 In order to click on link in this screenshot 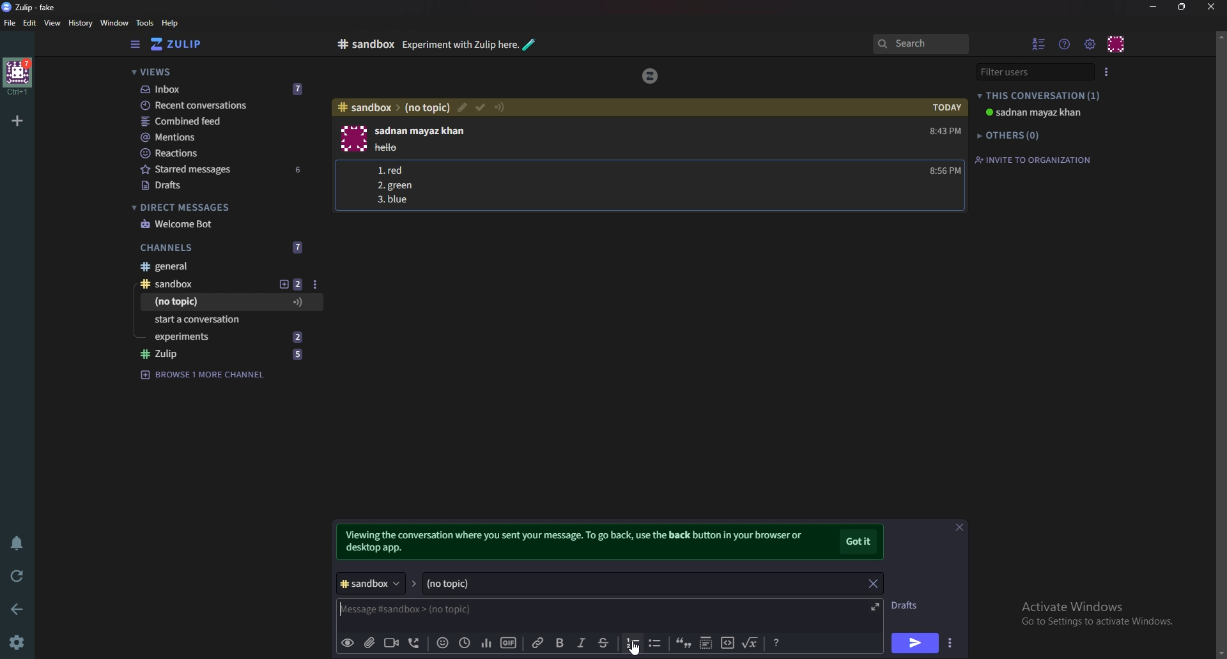, I will do `click(539, 643)`.